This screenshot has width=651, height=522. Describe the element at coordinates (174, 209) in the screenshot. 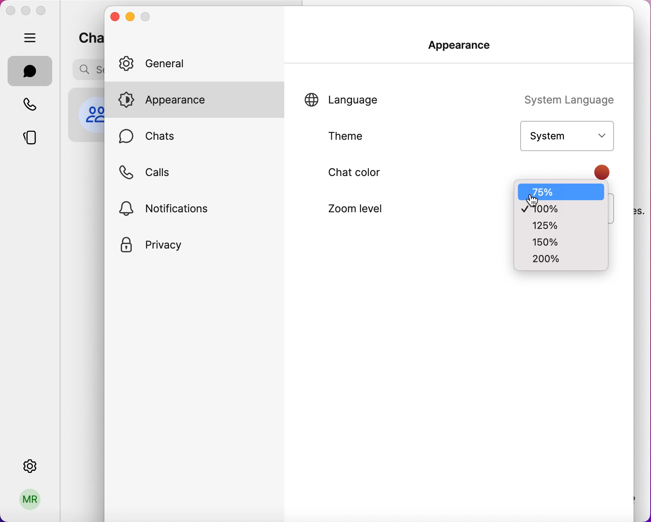

I see `notifications` at that location.